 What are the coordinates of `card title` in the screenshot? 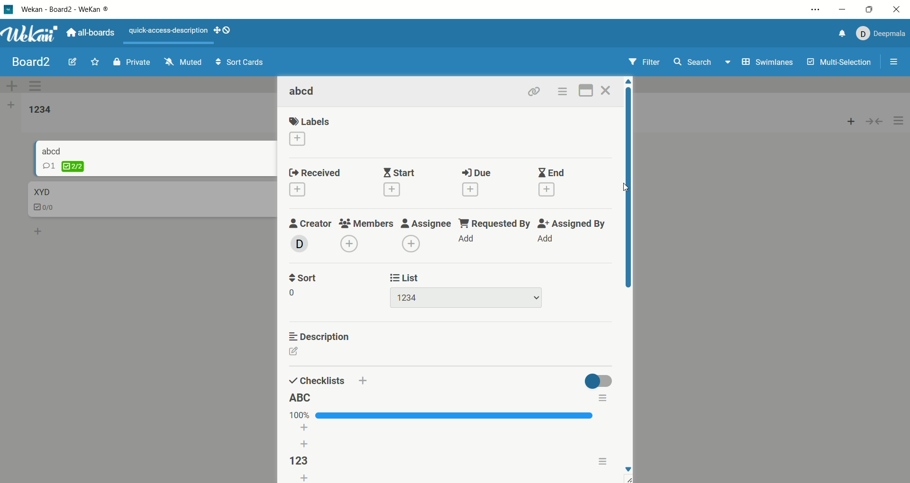 It's located at (52, 150).